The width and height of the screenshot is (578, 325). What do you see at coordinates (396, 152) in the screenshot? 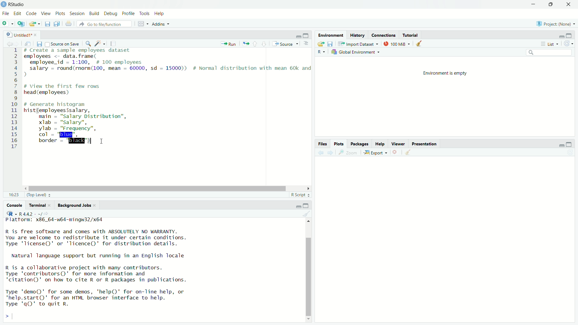
I see `close` at bounding box center [396, 152].